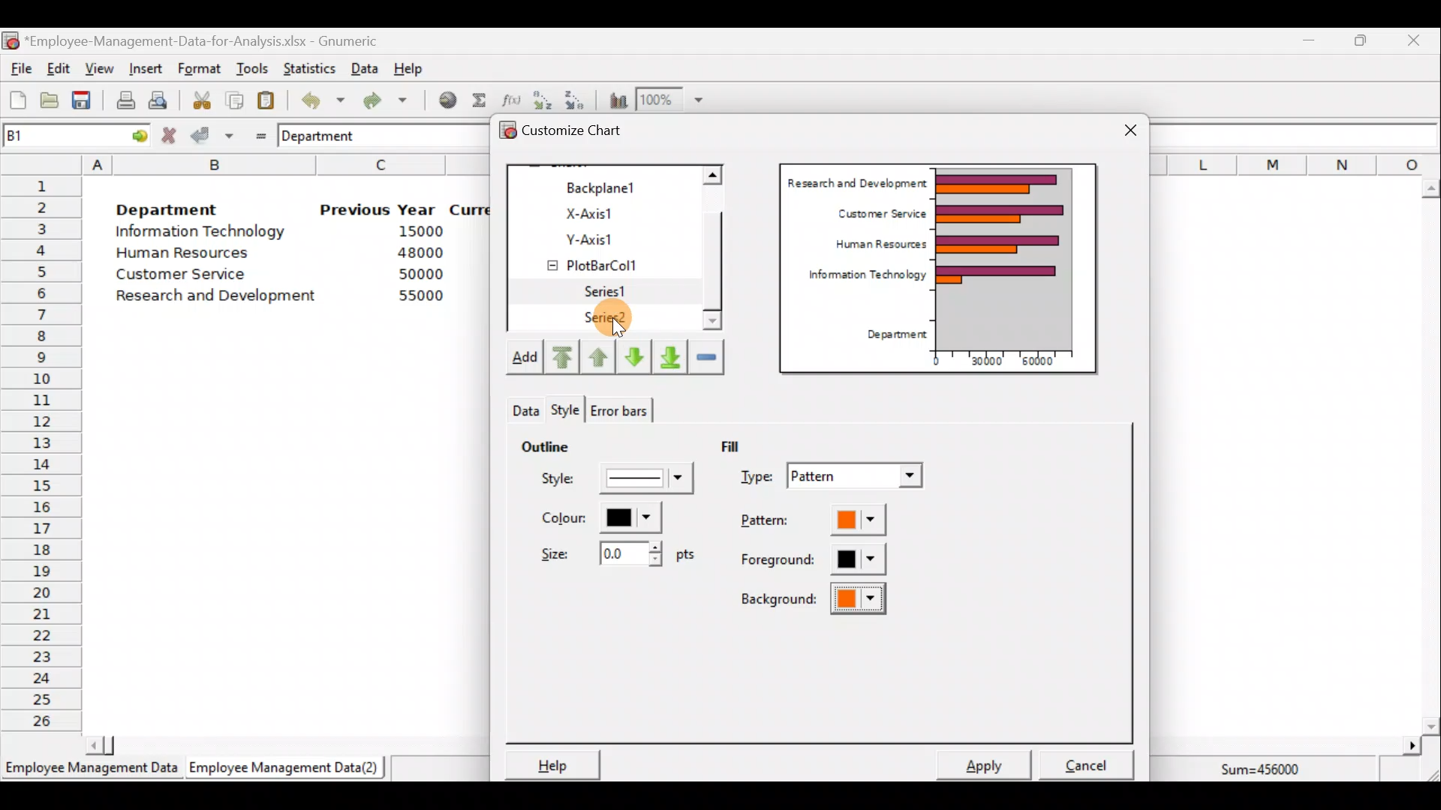 This screenshot has width=1441, height=810. Describe the element at coordinates (618, 407) in the screenshot. I see `Error bars` at that location.